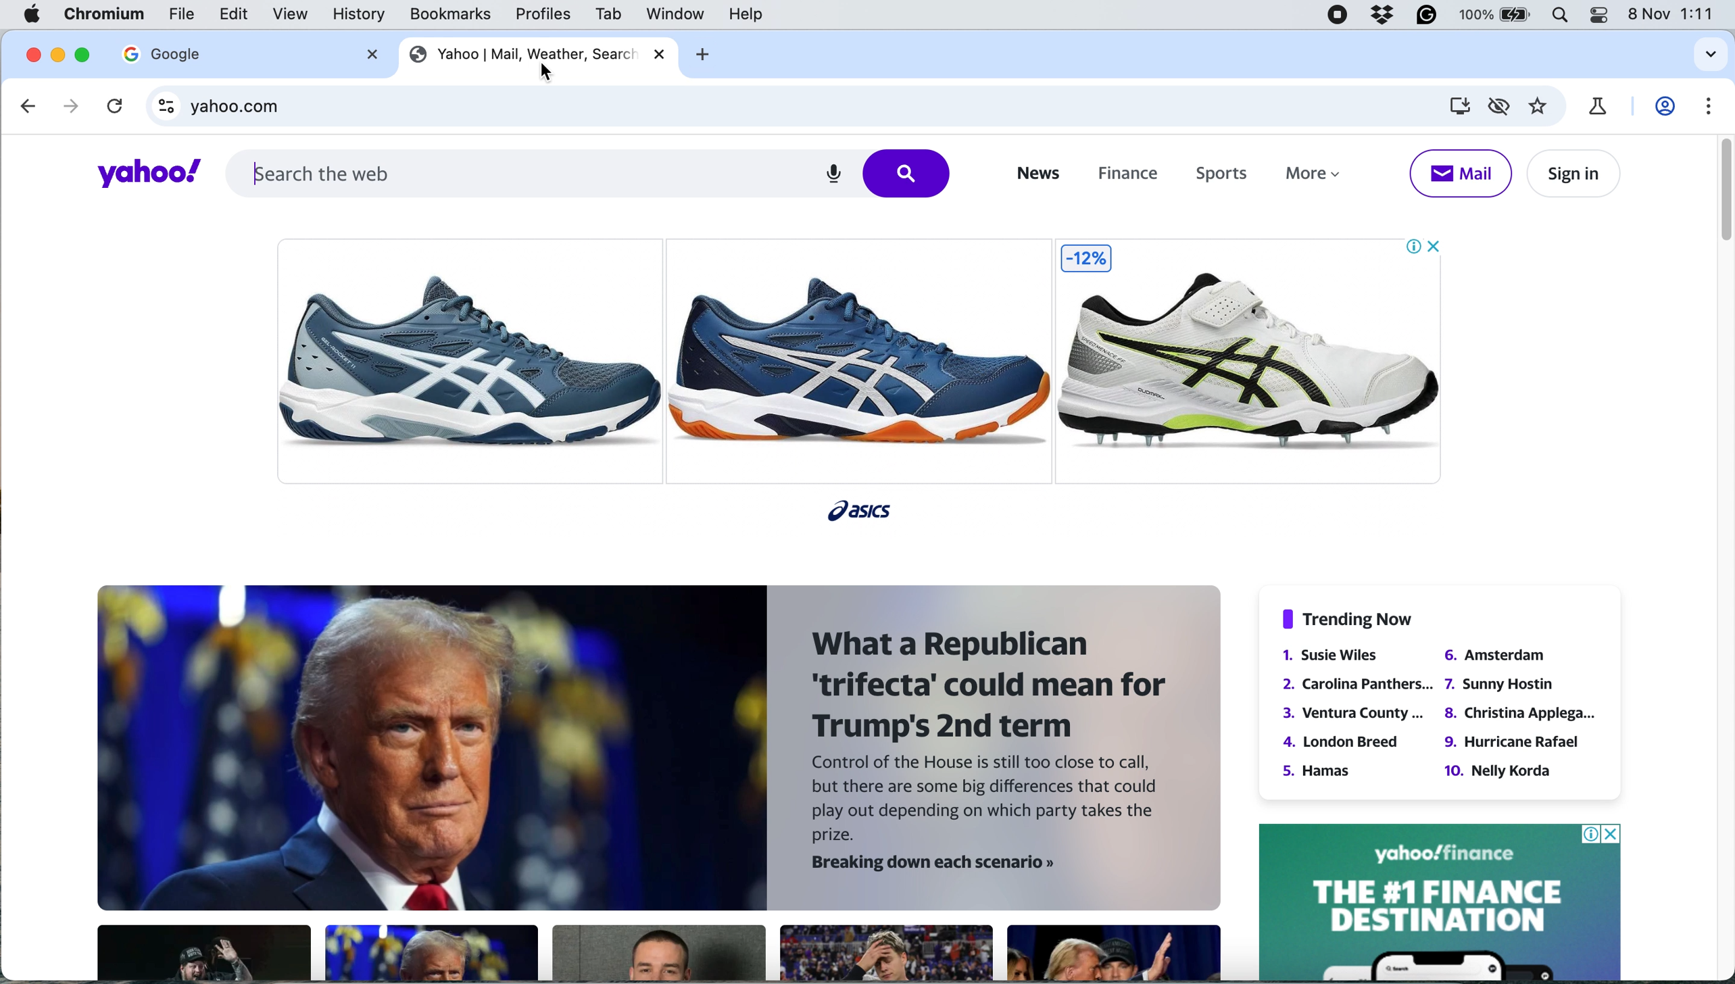 The image size is (1735, 984). Describe the element at coordinates (451, 14) in the screenshot. I see `bookmarks` at that location.